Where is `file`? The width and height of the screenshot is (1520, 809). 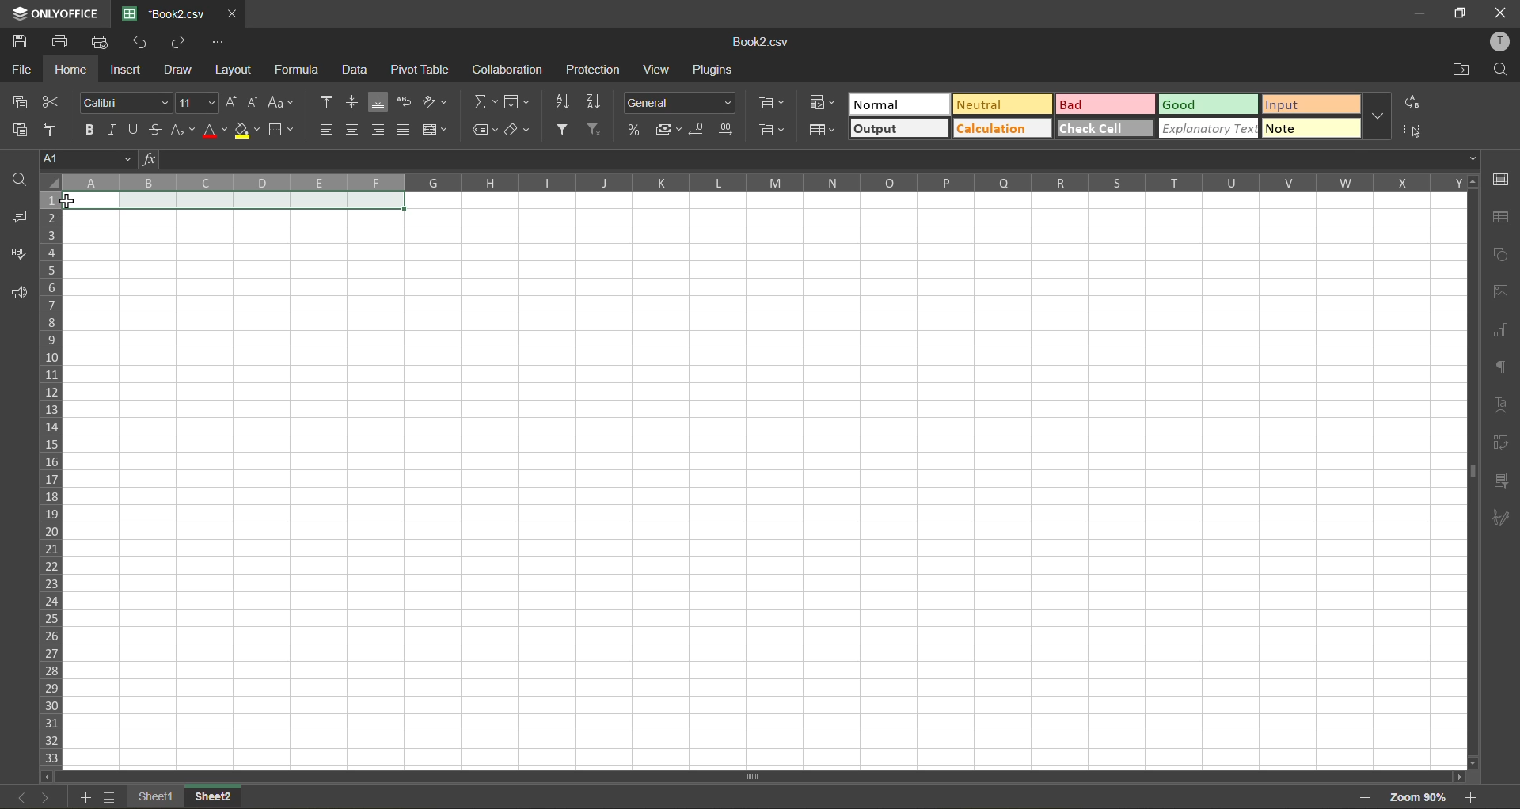
file is located at coordinates (19, 66).